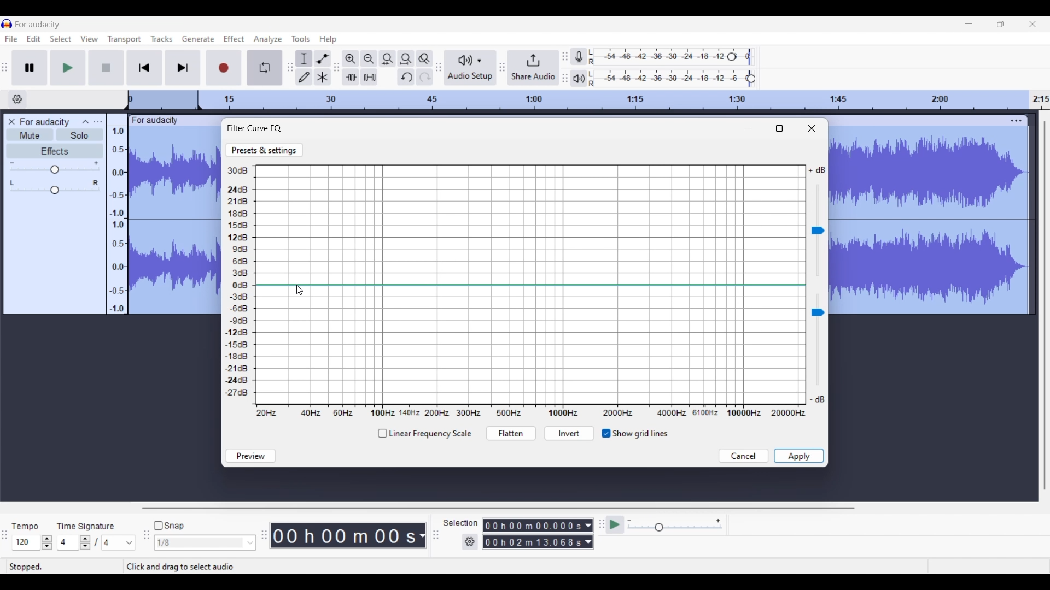  I want to click on Minimize, so click(748, 128).